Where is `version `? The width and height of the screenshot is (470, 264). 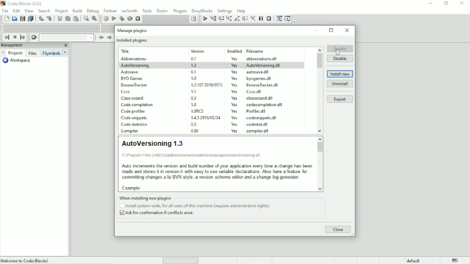 version  is located at coordinates (194, 78).